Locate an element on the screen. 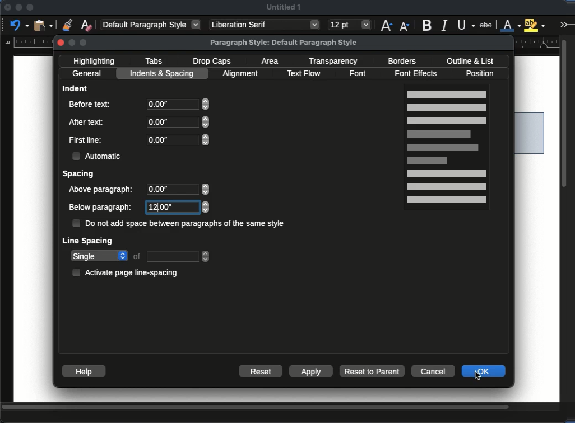 Image resolution: width=575 pixels, height=423 pixels. guide is located at coordinates (27, 42).